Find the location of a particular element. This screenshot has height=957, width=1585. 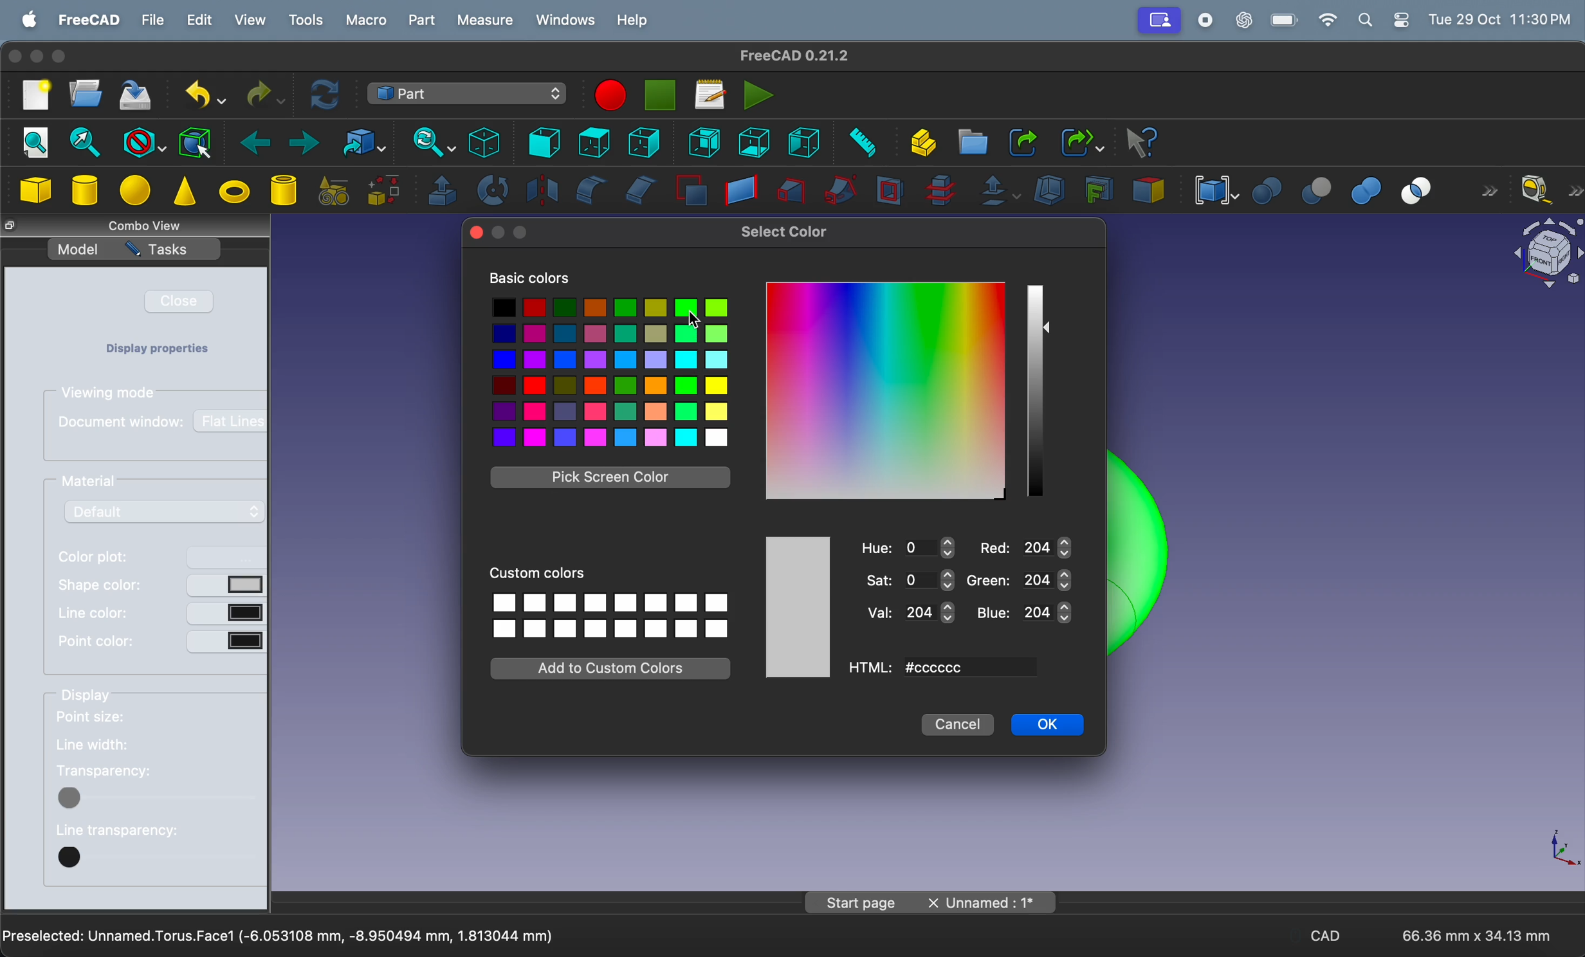

Unnamed: 1 is located at coordinates (987, 902).